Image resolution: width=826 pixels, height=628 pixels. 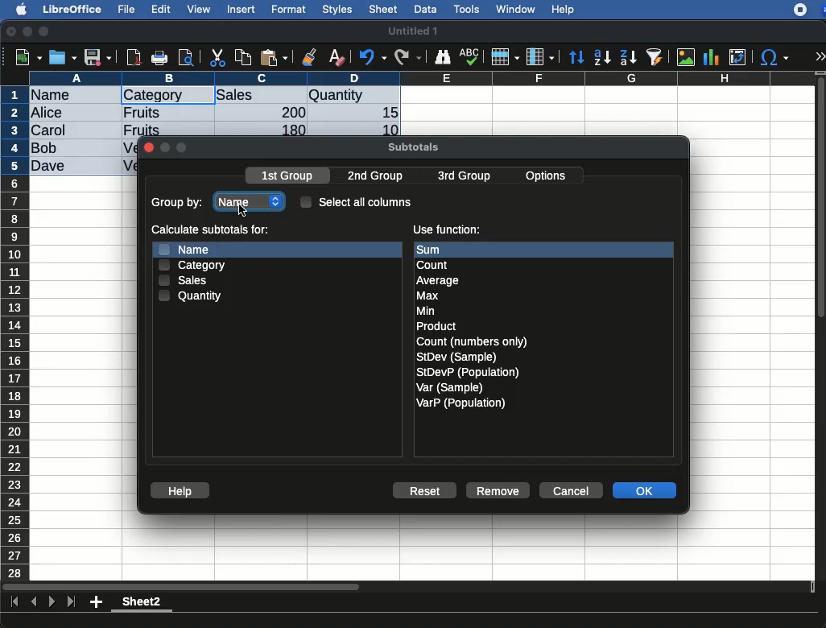 I want to click on close, so click(x=12, y=33).